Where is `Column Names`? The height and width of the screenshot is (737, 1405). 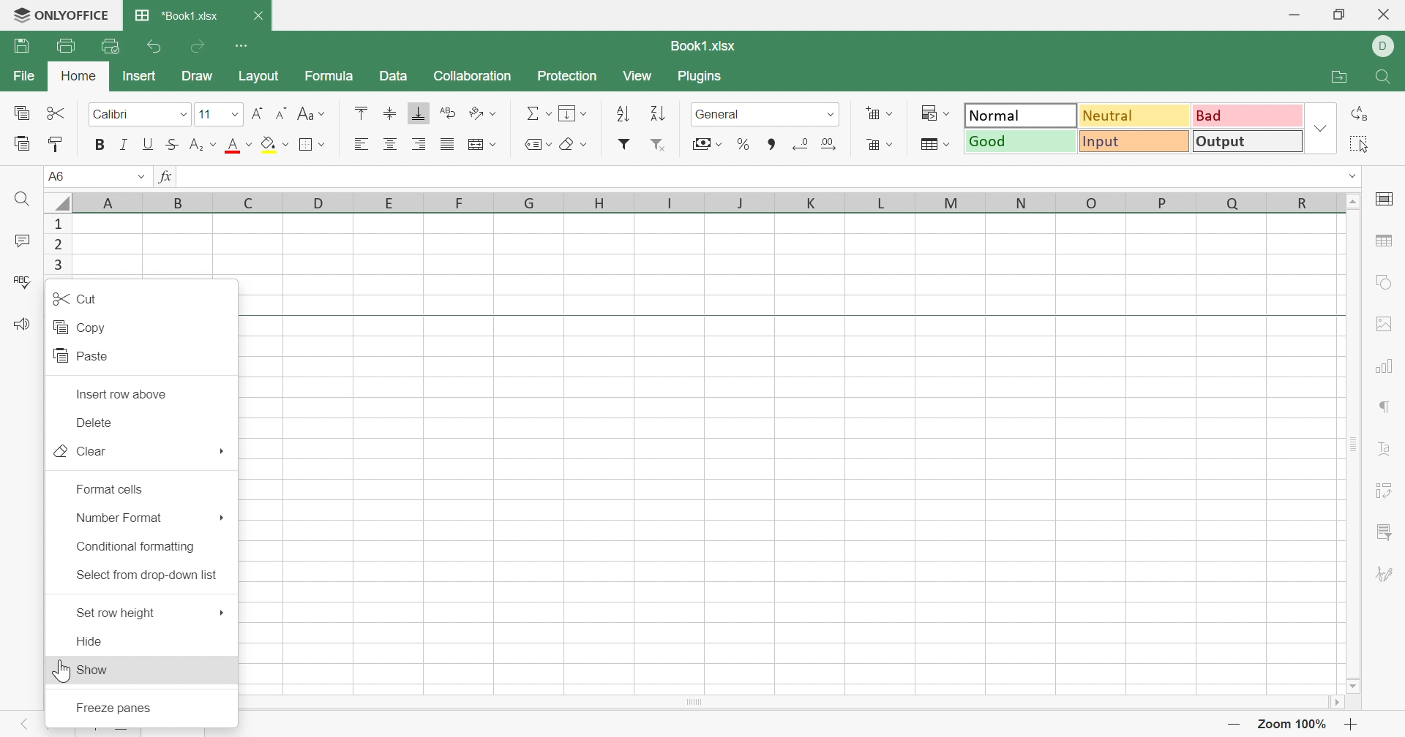 Column Names is located at coordinates (682, 204).